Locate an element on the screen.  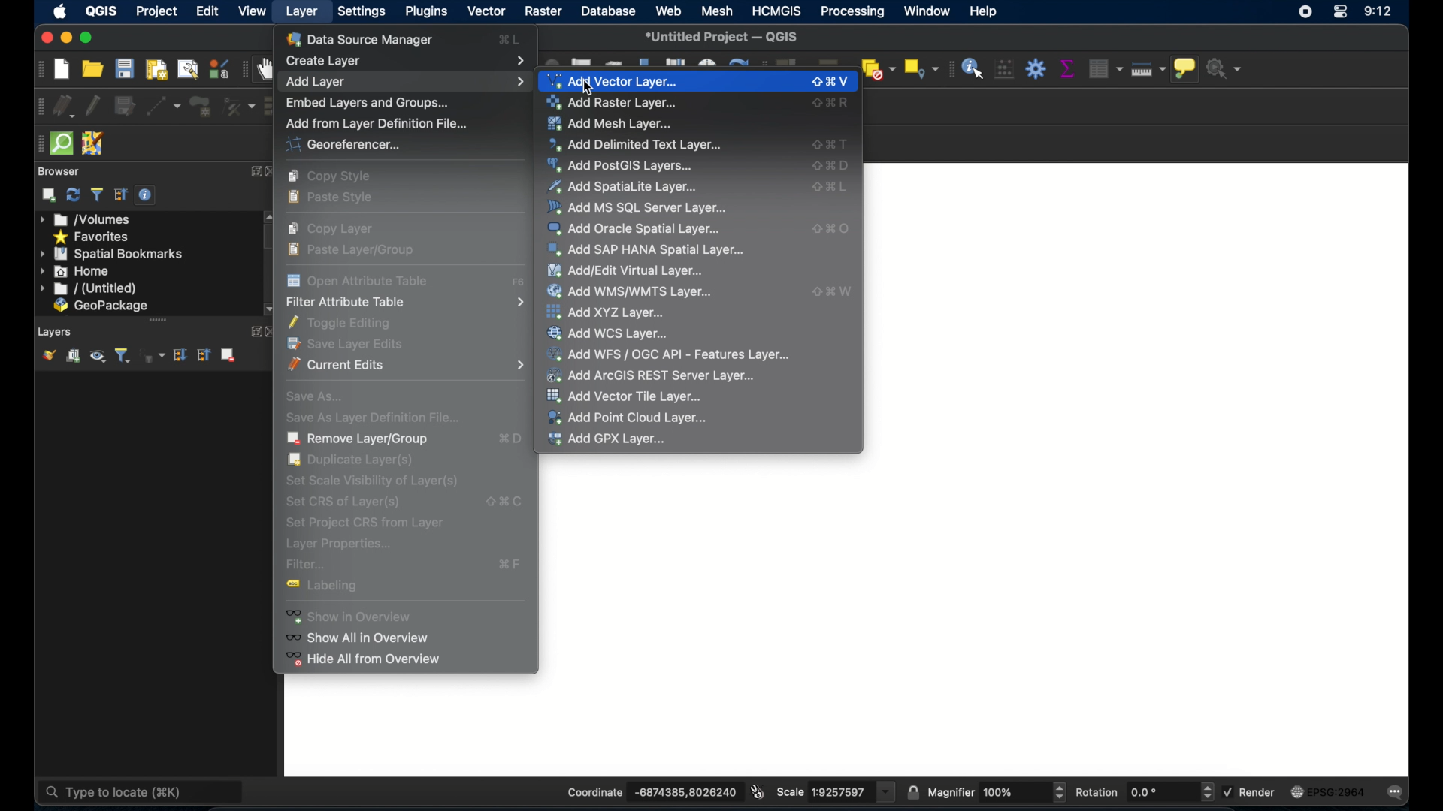
Add Vector Tile Layer... is located at coordinates (631, 396).